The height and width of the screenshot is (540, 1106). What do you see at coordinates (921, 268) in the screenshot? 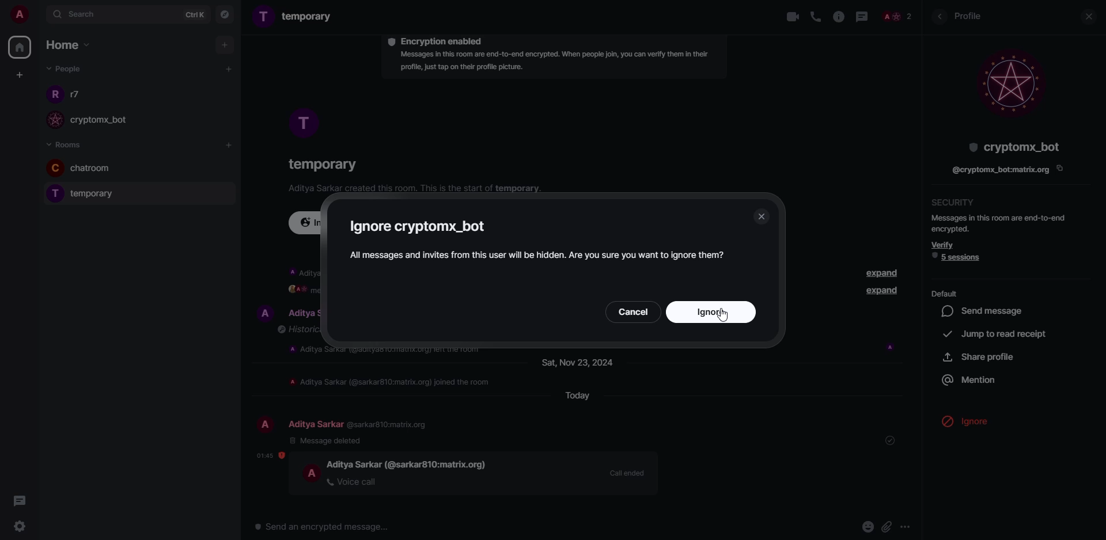
I see `scrollbar` at bounding box center [921, 268].